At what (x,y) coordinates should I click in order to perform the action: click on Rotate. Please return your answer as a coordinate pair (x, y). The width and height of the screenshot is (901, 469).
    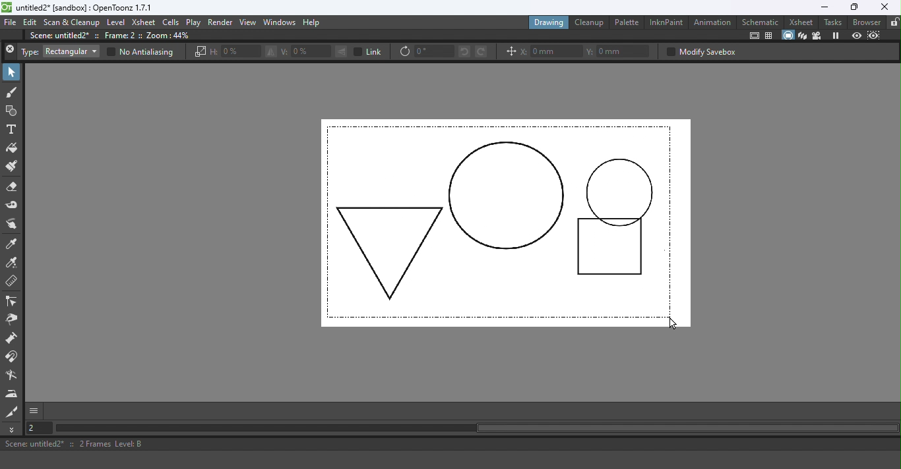
    Looking at the image, I should click on (404, 52).